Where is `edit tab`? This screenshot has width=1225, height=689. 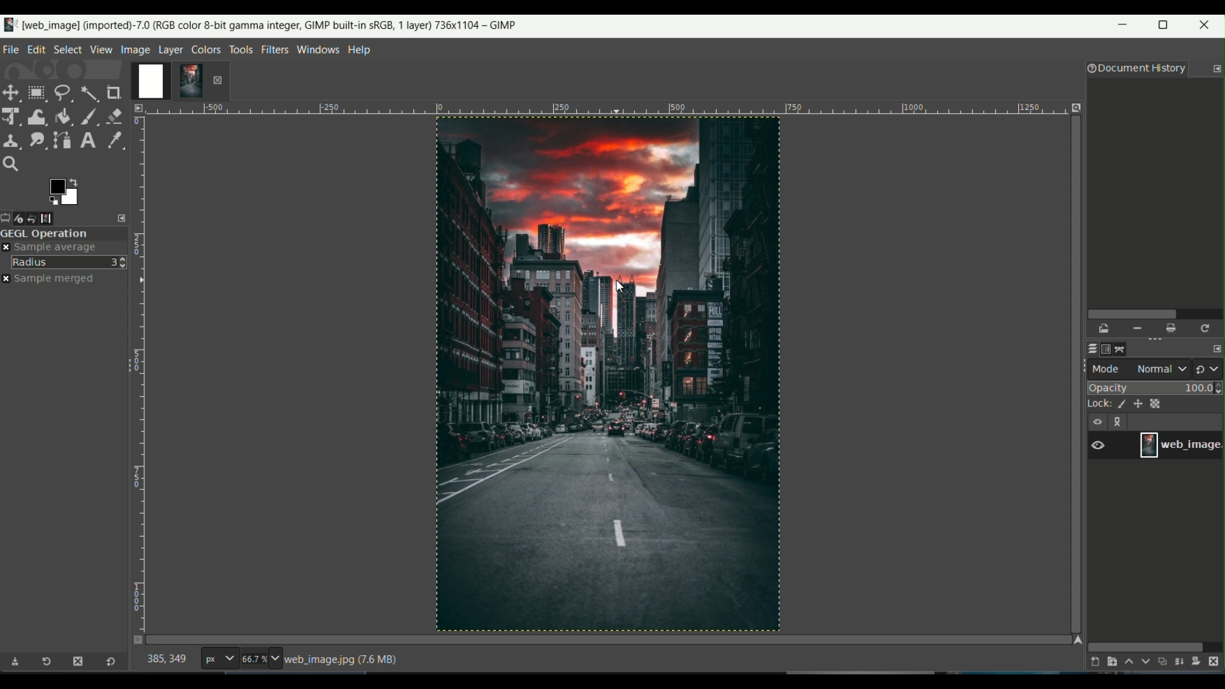
edit tab is located at coordinates (36, 49).